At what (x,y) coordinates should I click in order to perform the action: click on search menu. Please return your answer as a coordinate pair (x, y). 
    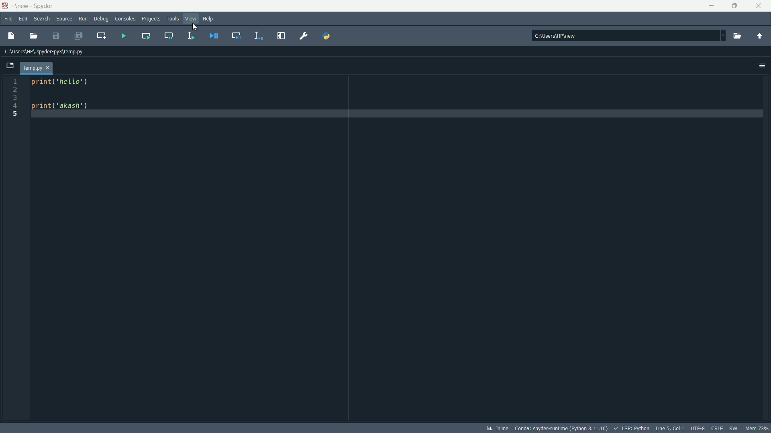
    Looking at the image, I should click on (43, 19).